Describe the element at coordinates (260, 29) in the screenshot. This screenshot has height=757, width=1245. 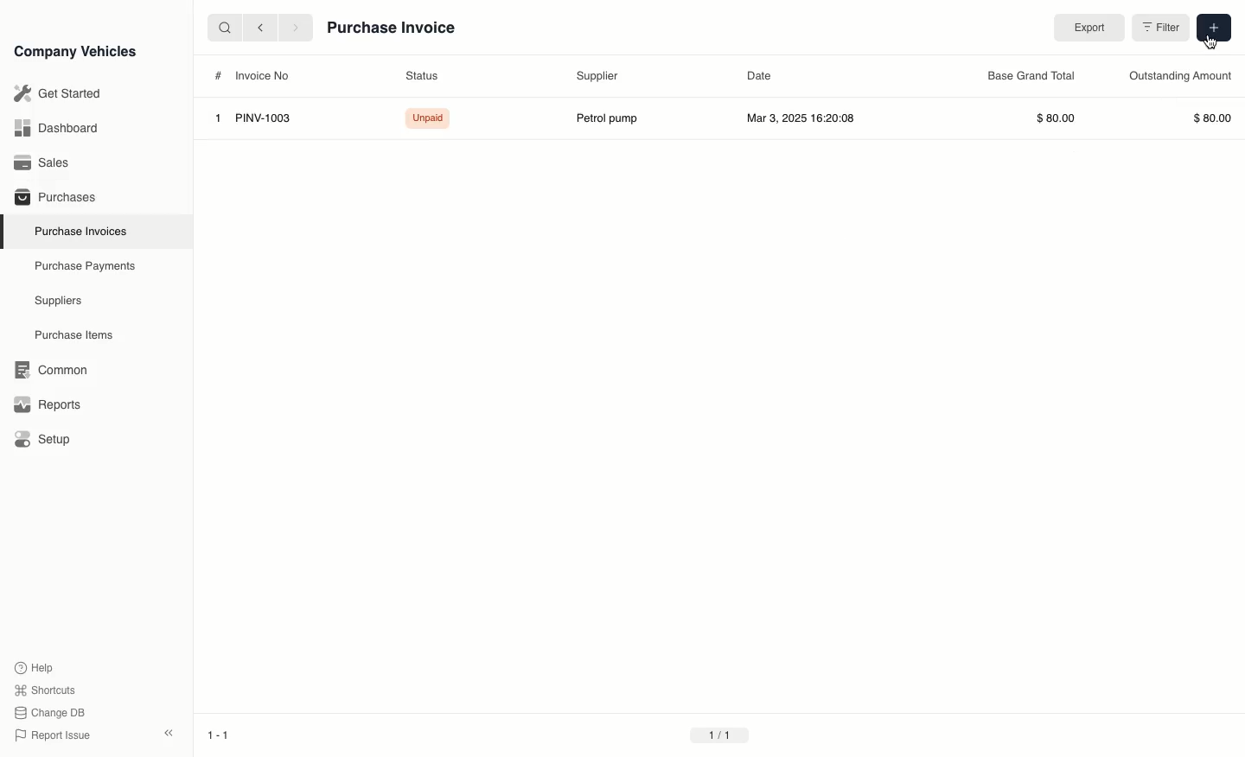
I see `back` at that location.